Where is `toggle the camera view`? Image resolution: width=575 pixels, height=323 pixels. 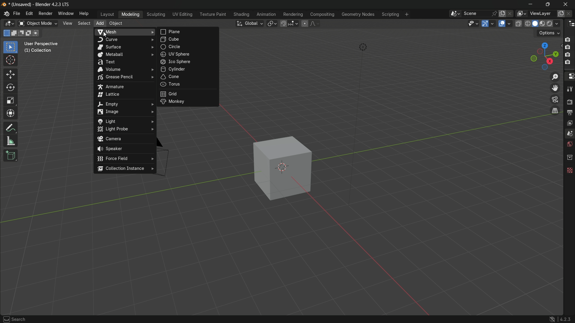 toggle the camera view is located at coordinates (555, 99).